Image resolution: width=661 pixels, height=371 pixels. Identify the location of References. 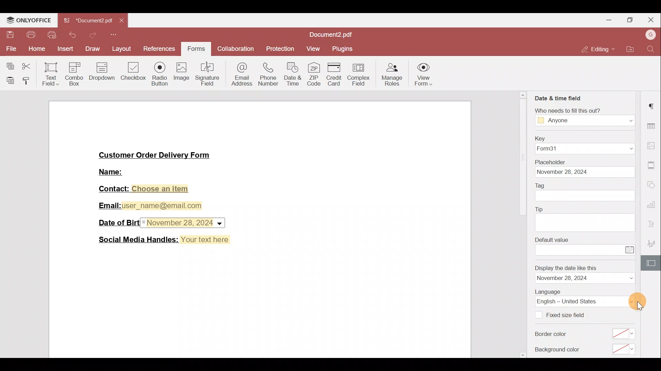
(161, 49).